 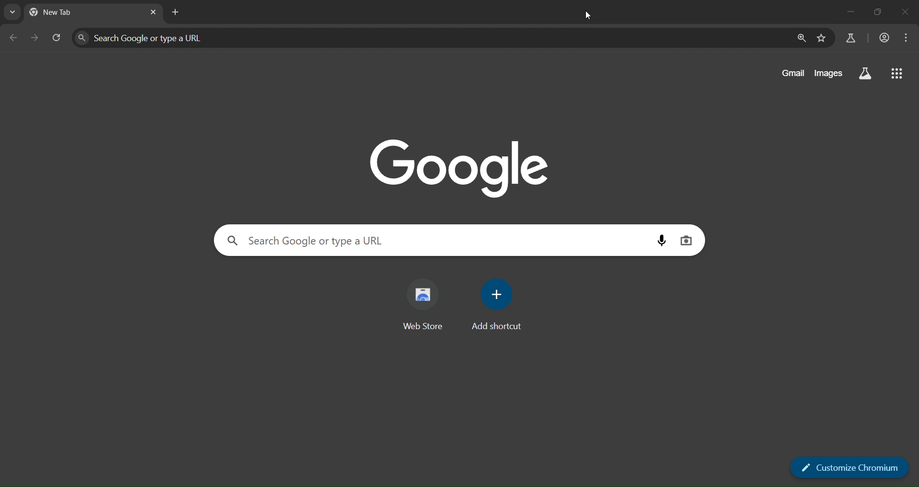 I want to click on Search Google or type a URL, so click(x=152, y=38).